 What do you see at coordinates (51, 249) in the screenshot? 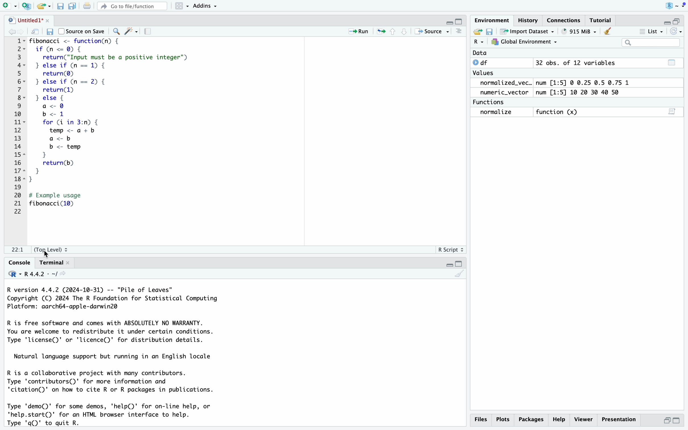
I see `(Top level)` at bounding box center [51, 249].